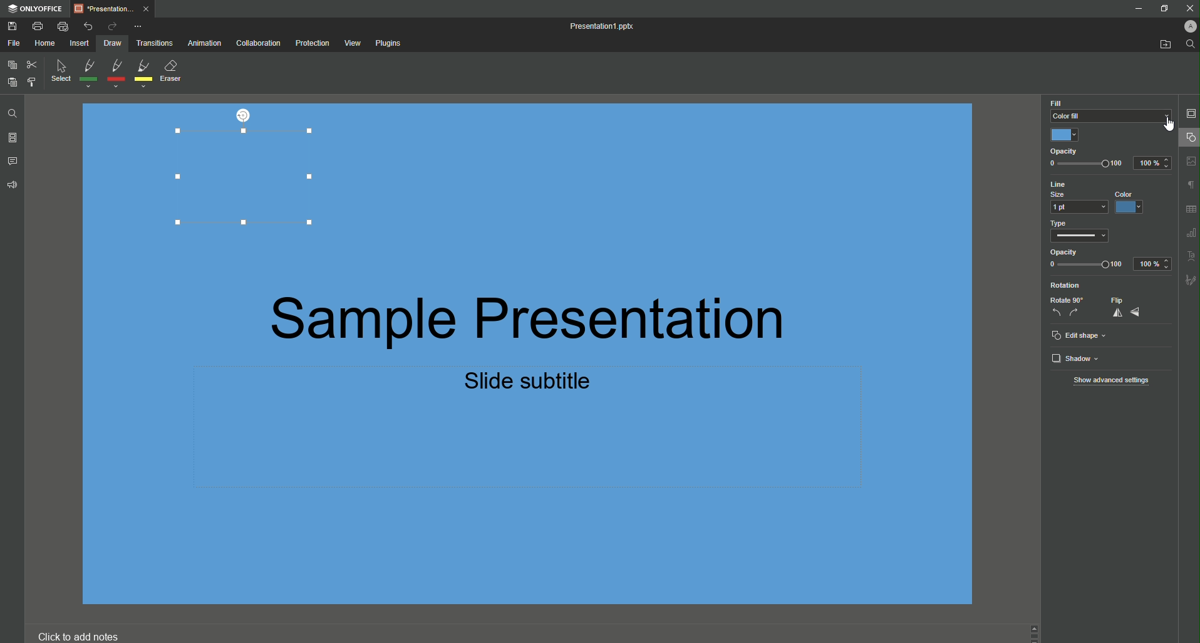  Describe the element at coordinates (1187, 8) in the screenshot. I see `Close` at that location.